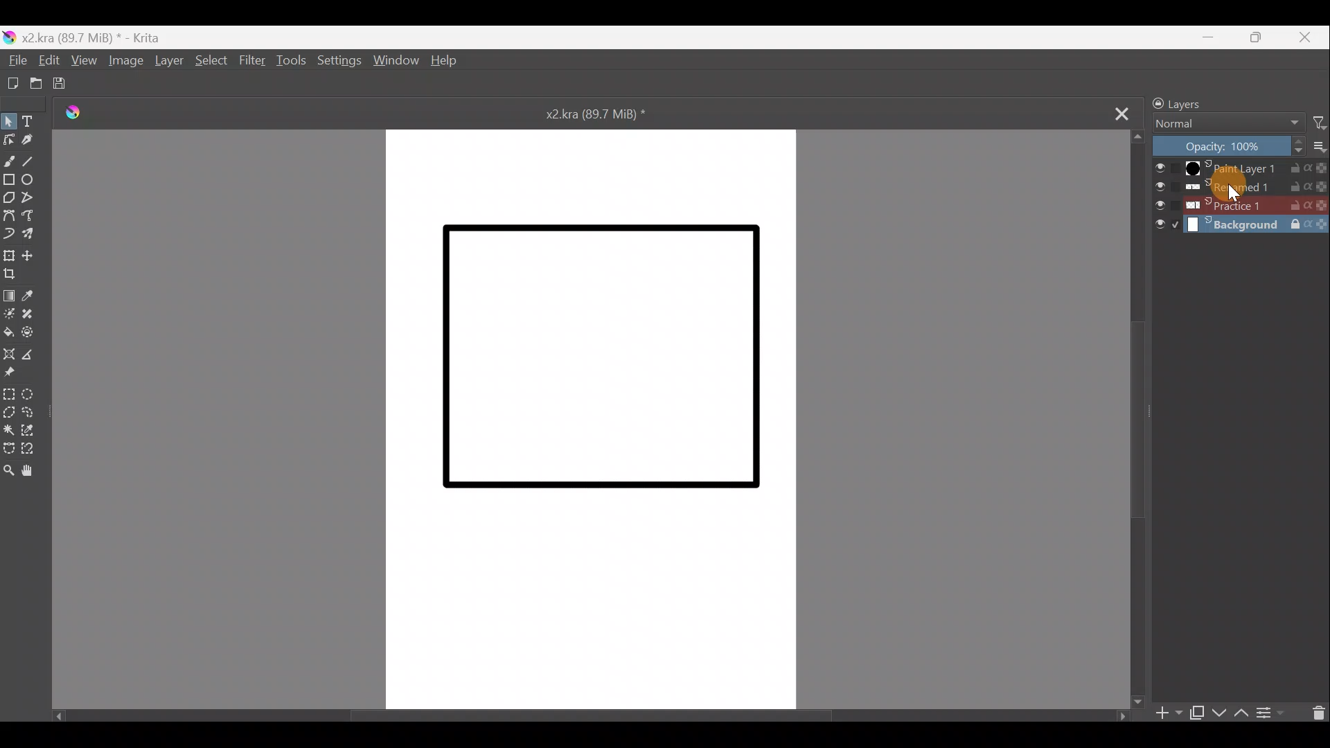 This screenshot has height=748, width=1330. What do you see at coordinates (32, 254) in the screenshot?
I see `Move a layer` at bounding box center [32, 254].